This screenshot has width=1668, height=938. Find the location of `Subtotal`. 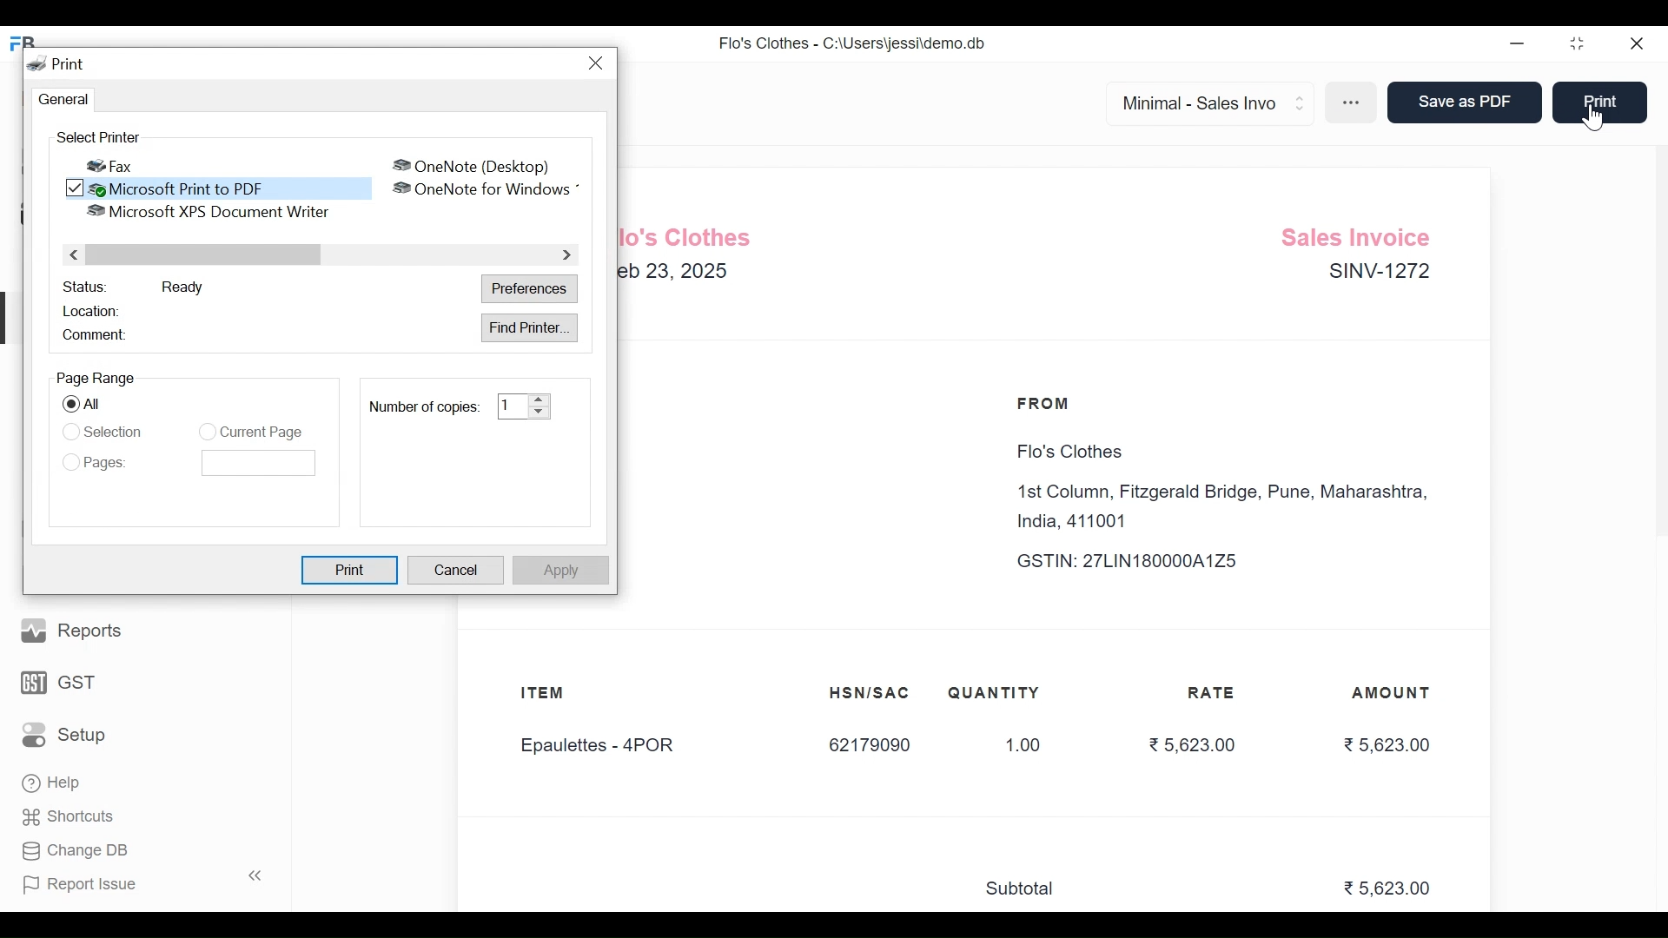

Subtotal is located at coordinates (1028, 889).